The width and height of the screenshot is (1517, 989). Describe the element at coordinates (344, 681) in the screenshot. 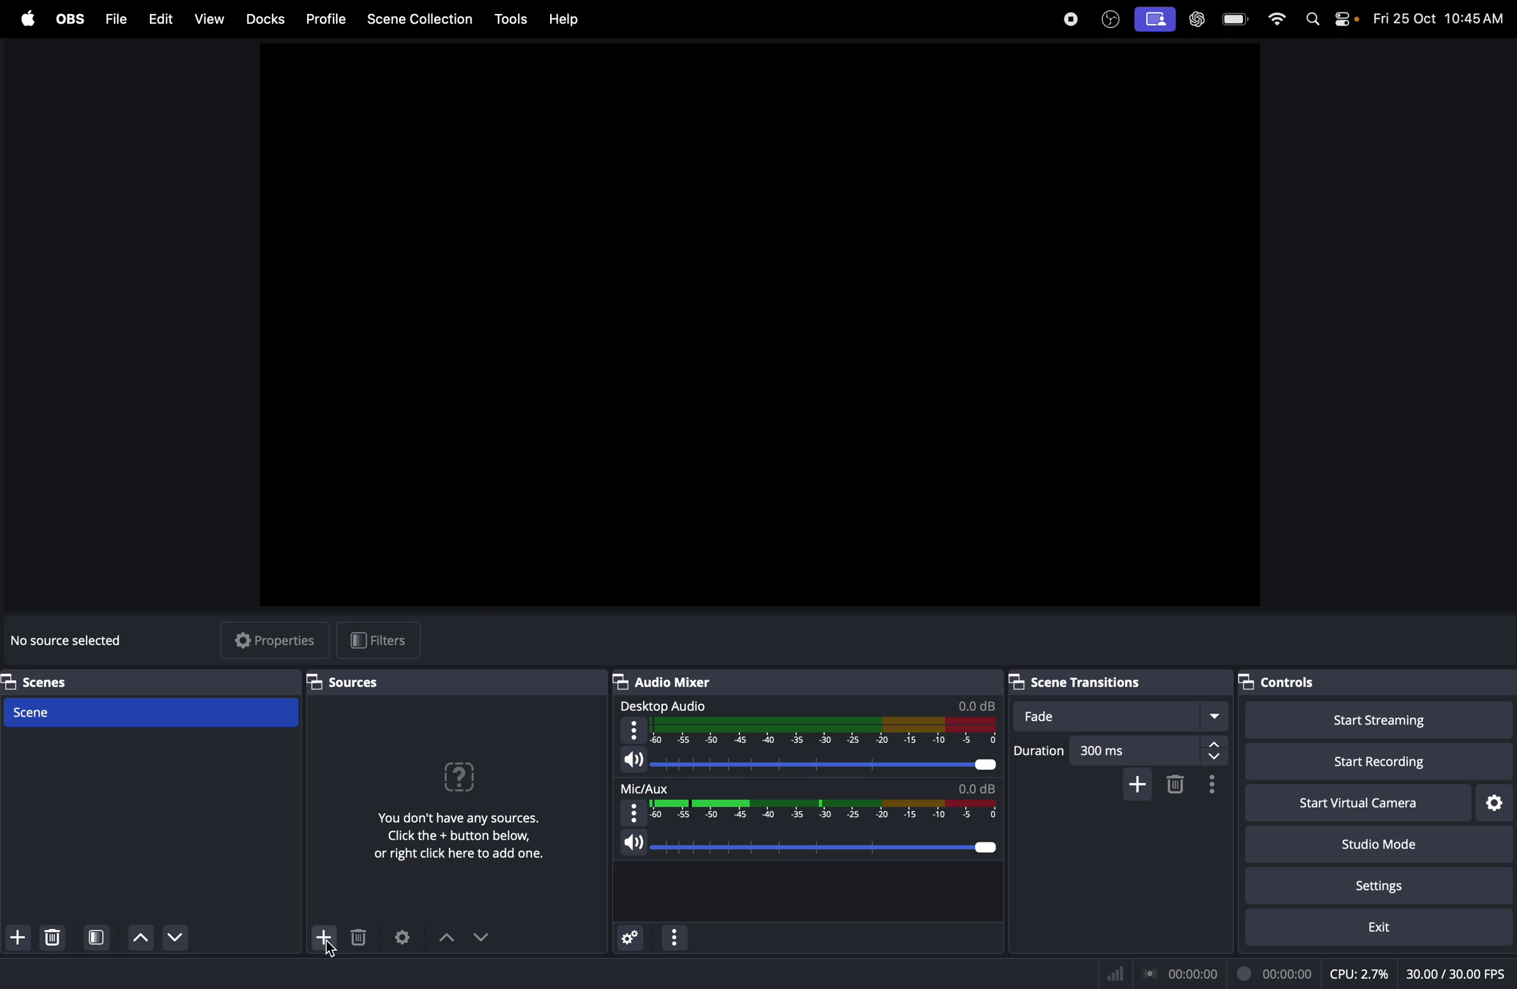

I see `Sources` at that location.